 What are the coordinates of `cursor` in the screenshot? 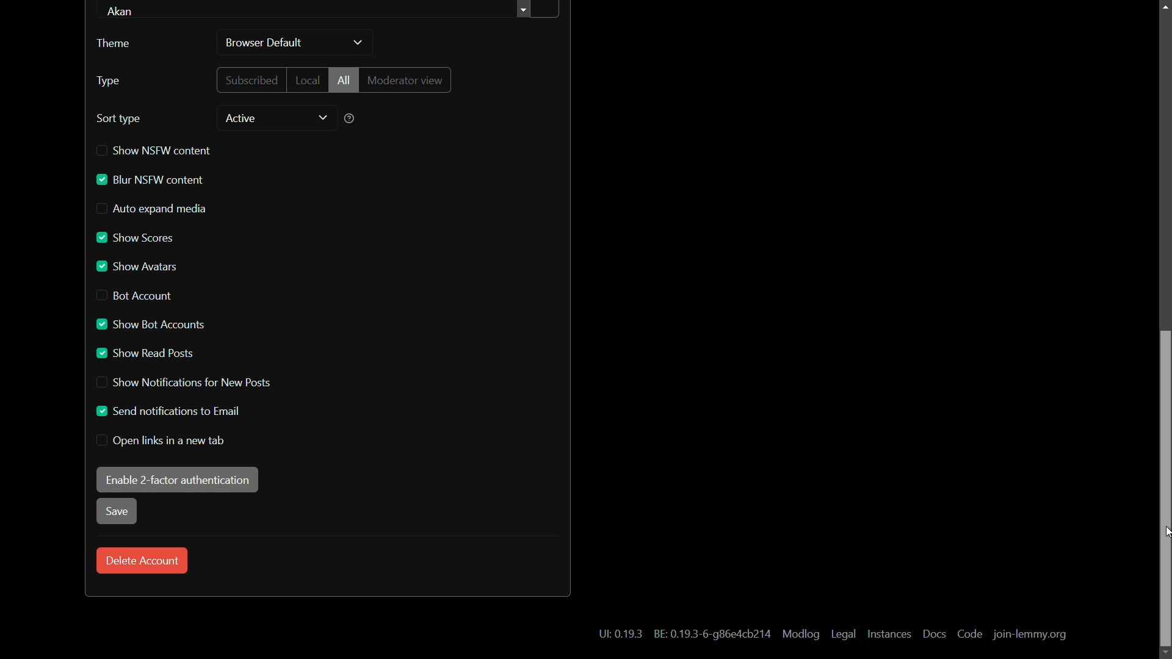 It's located at (1170, 533).